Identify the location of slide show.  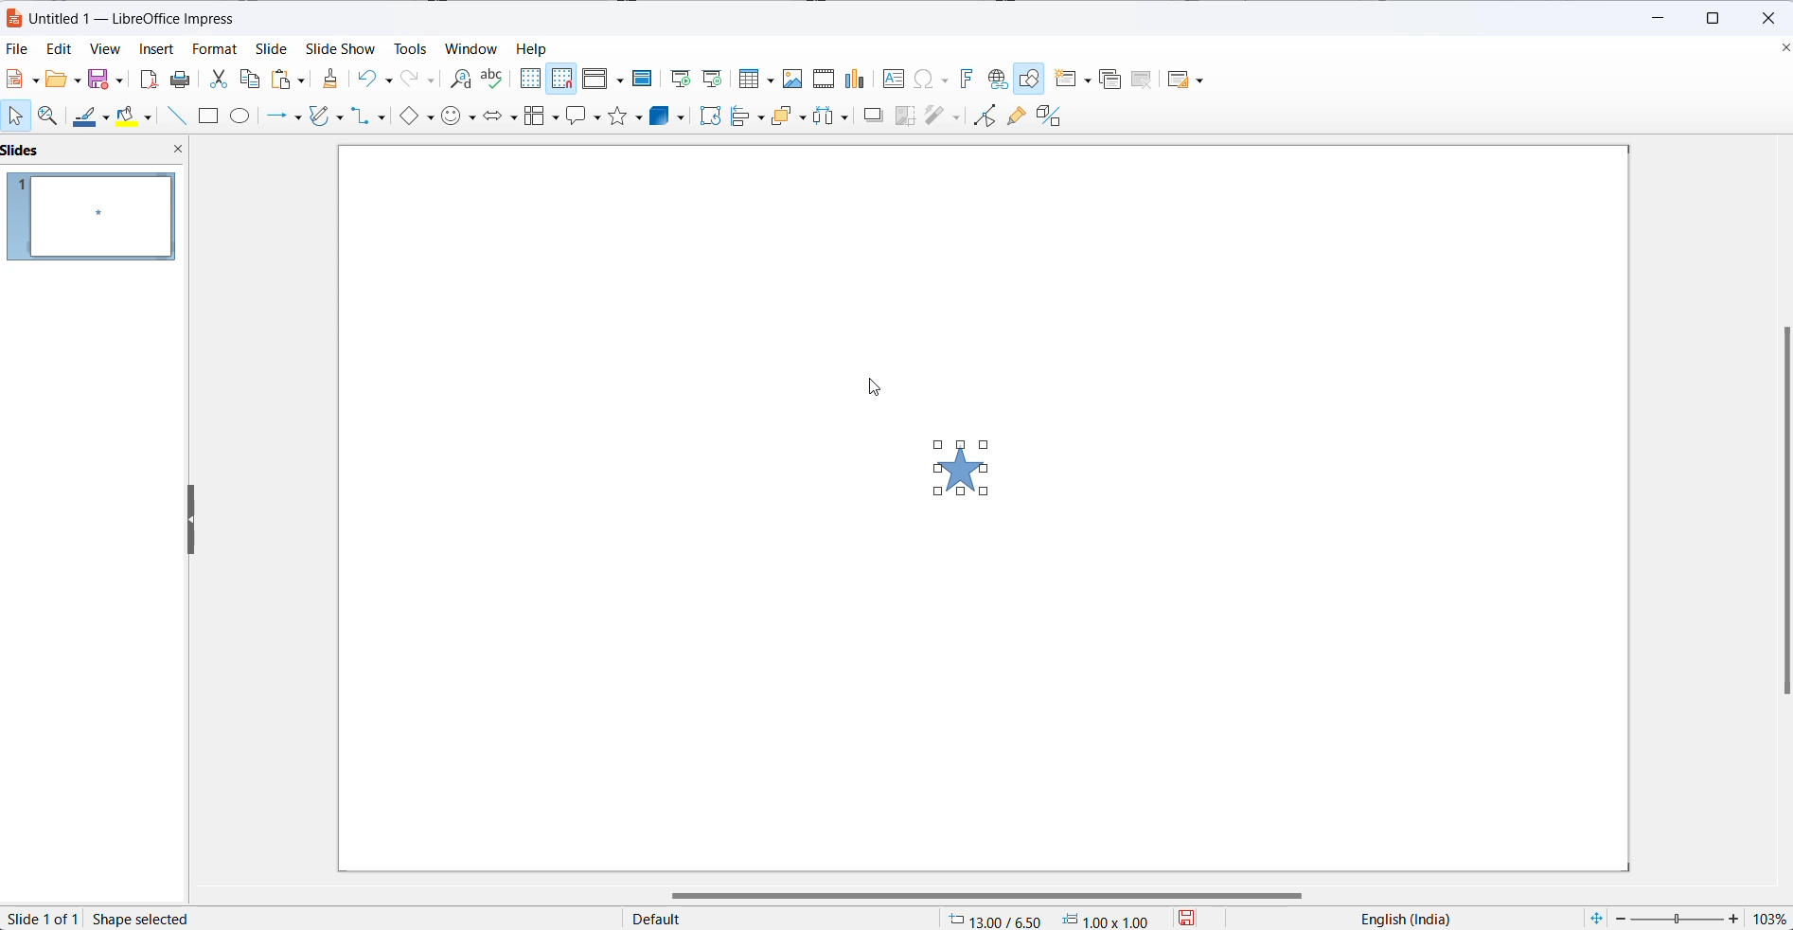
(340, 48).